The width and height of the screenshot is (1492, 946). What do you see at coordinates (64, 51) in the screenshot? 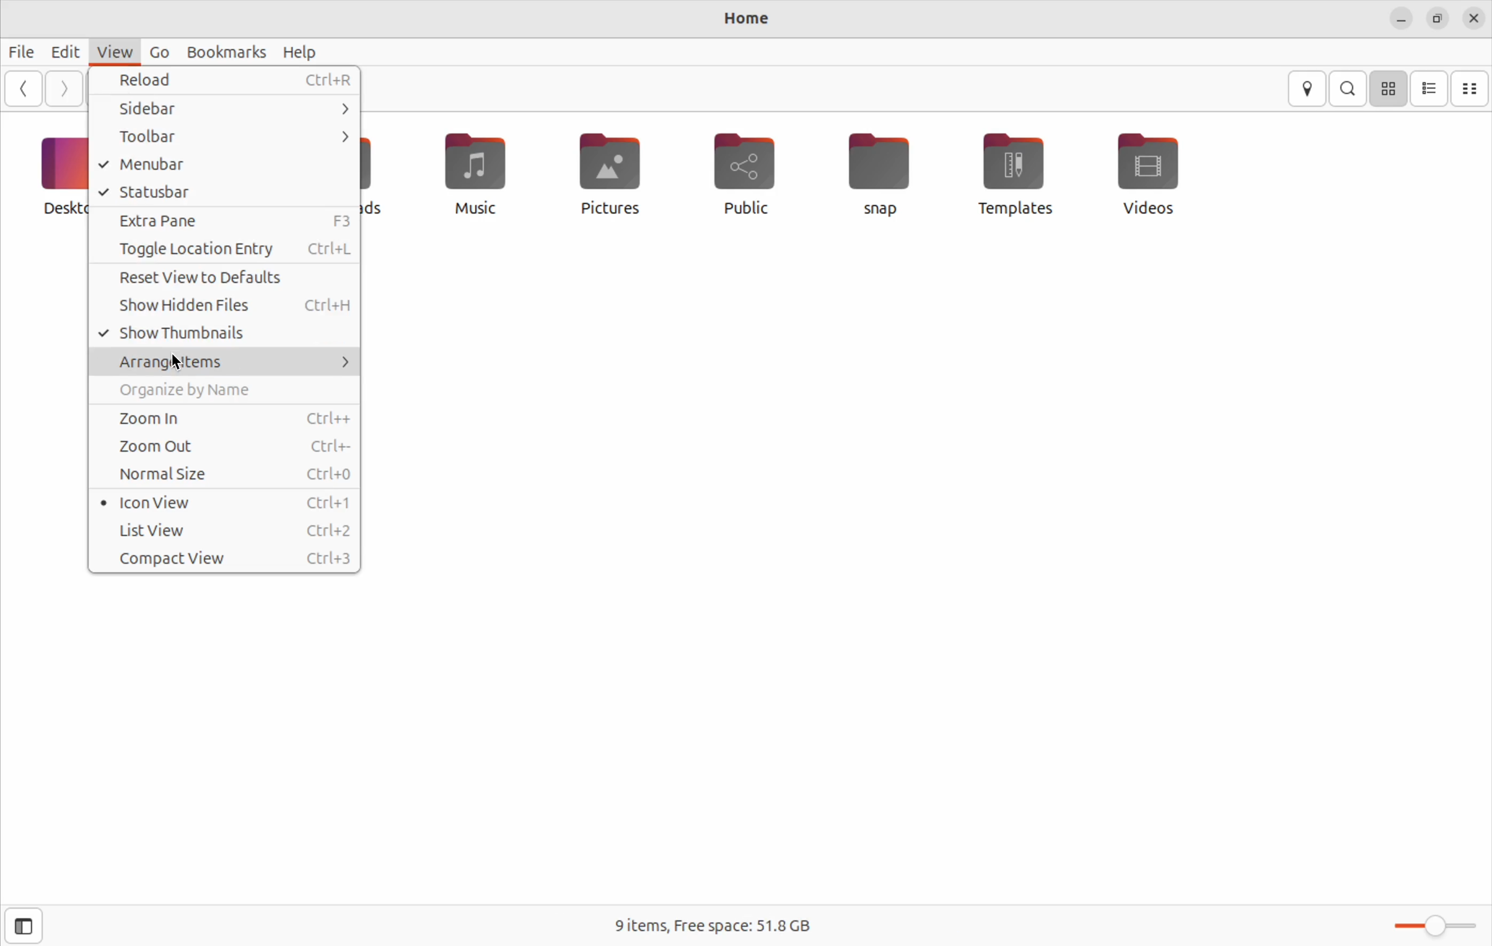
I see `Edit` at bounding box center [64, 51].